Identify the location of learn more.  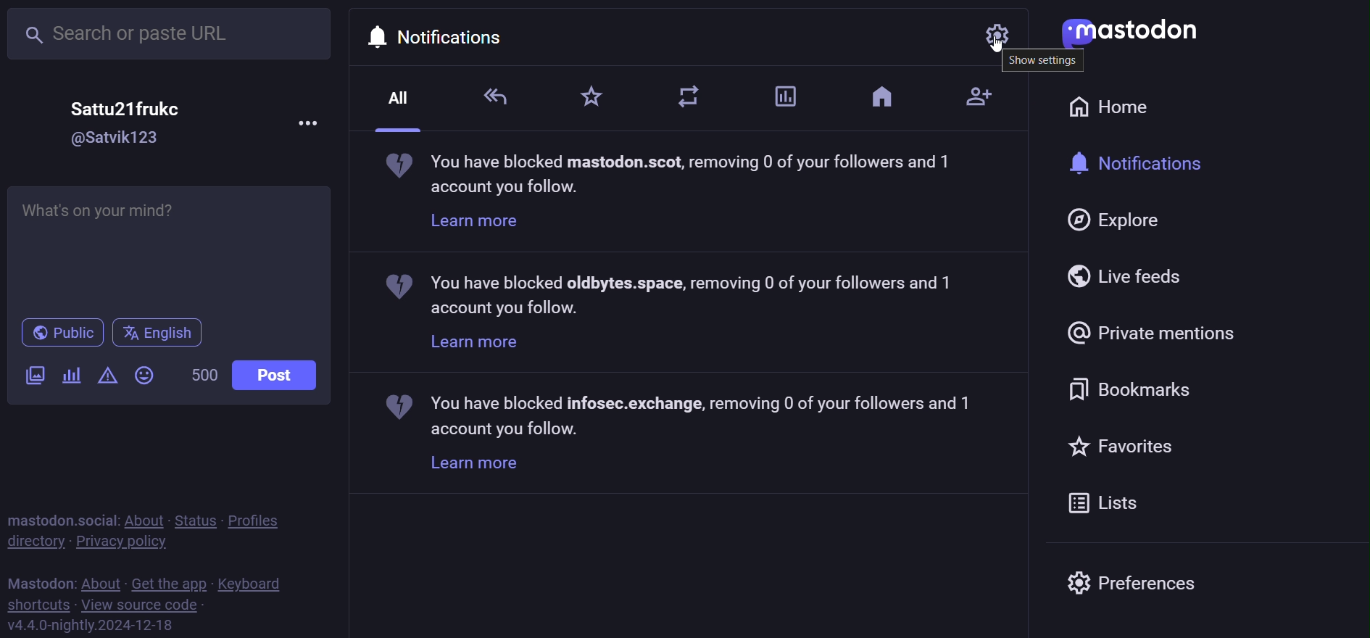
(476, 223).